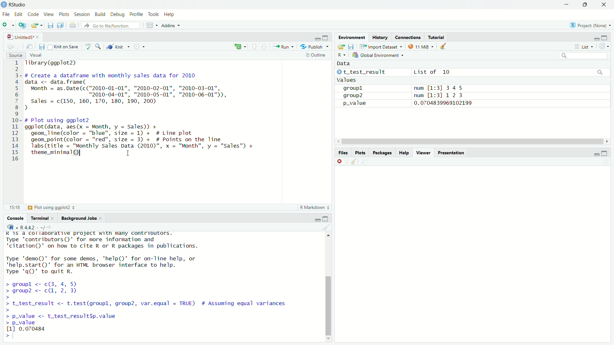 The image size is (614, 345). I want to click on scroll bar, so click(472, 142).